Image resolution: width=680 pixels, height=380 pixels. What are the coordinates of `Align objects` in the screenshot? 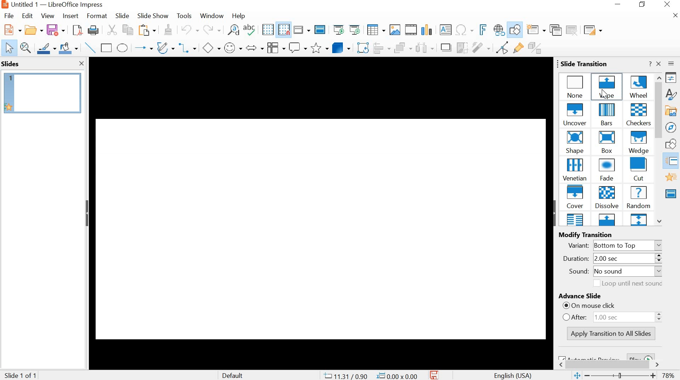 It's located at (383, 47).